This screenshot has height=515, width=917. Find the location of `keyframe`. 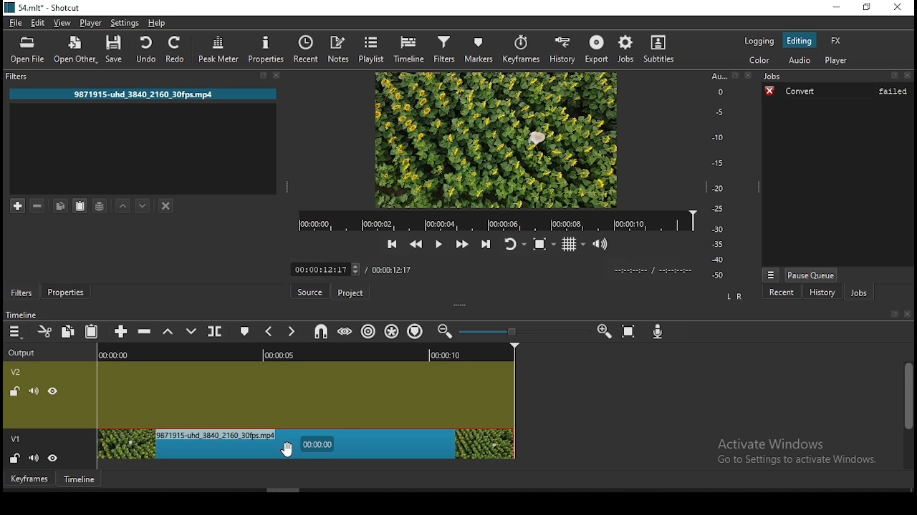

keyframe is located at coordinates (30, 479).